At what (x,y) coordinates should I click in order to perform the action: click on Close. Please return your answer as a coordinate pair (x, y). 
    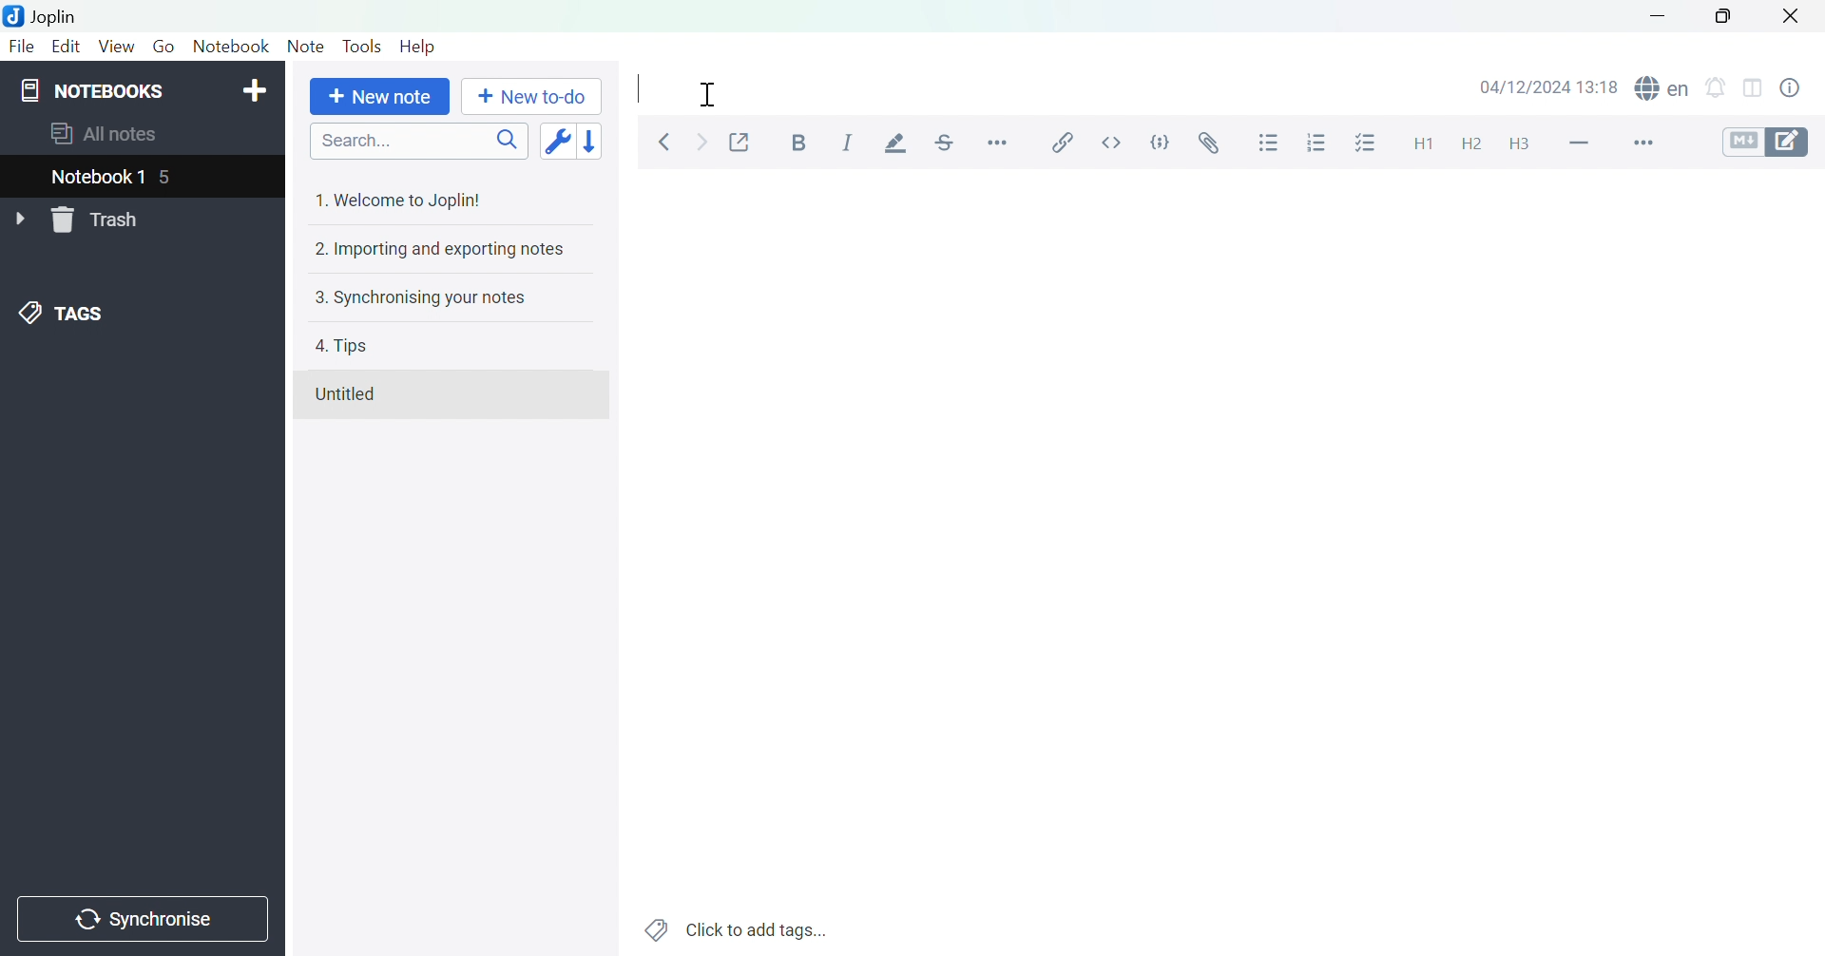
    Looking at the image, I should click on (1792, 15).